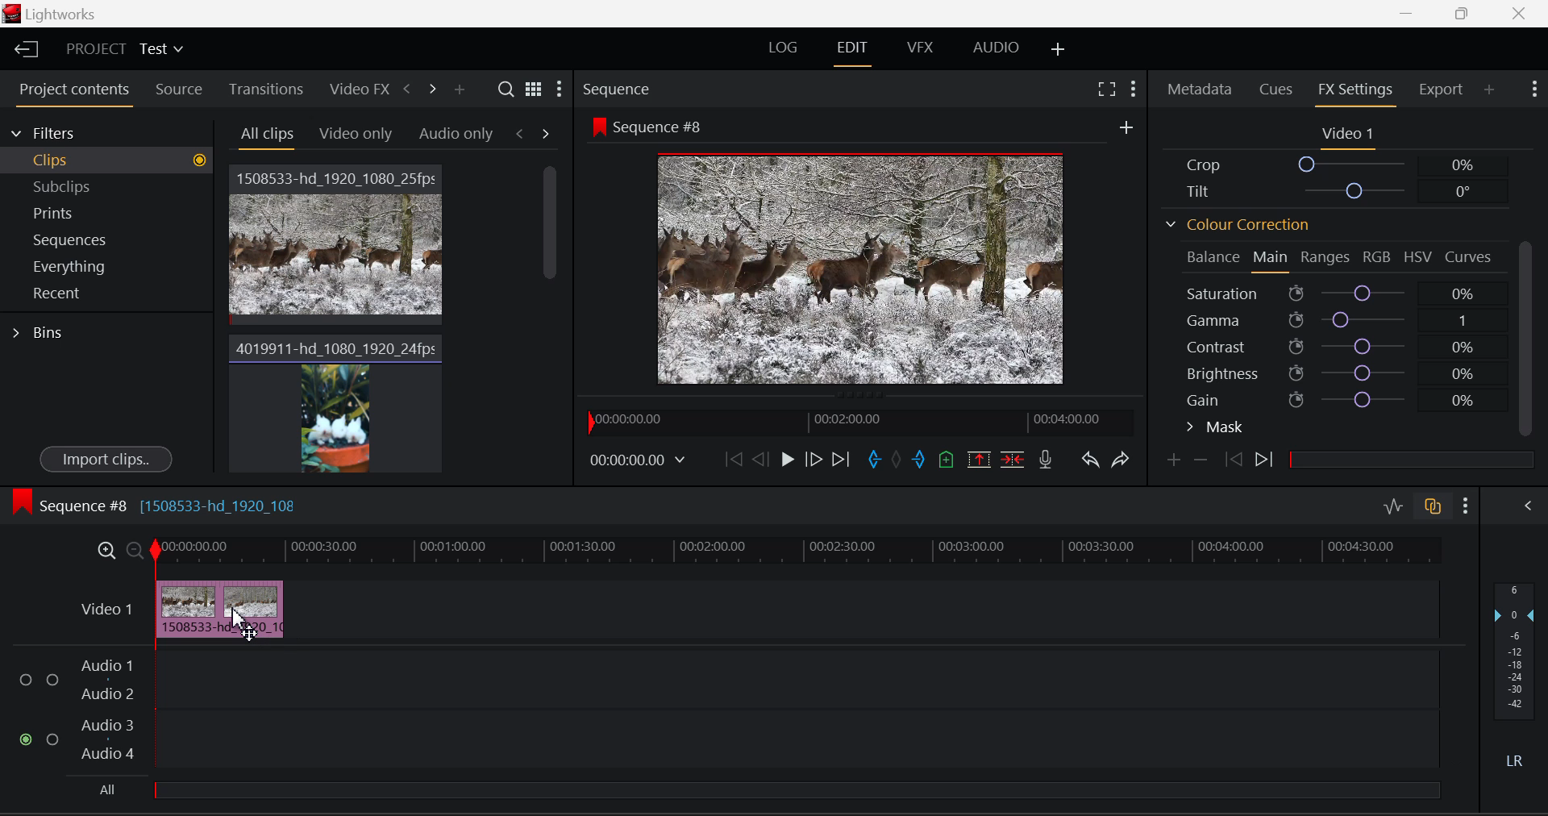  I want to click on Delete/Cut, so click(1013, 460).